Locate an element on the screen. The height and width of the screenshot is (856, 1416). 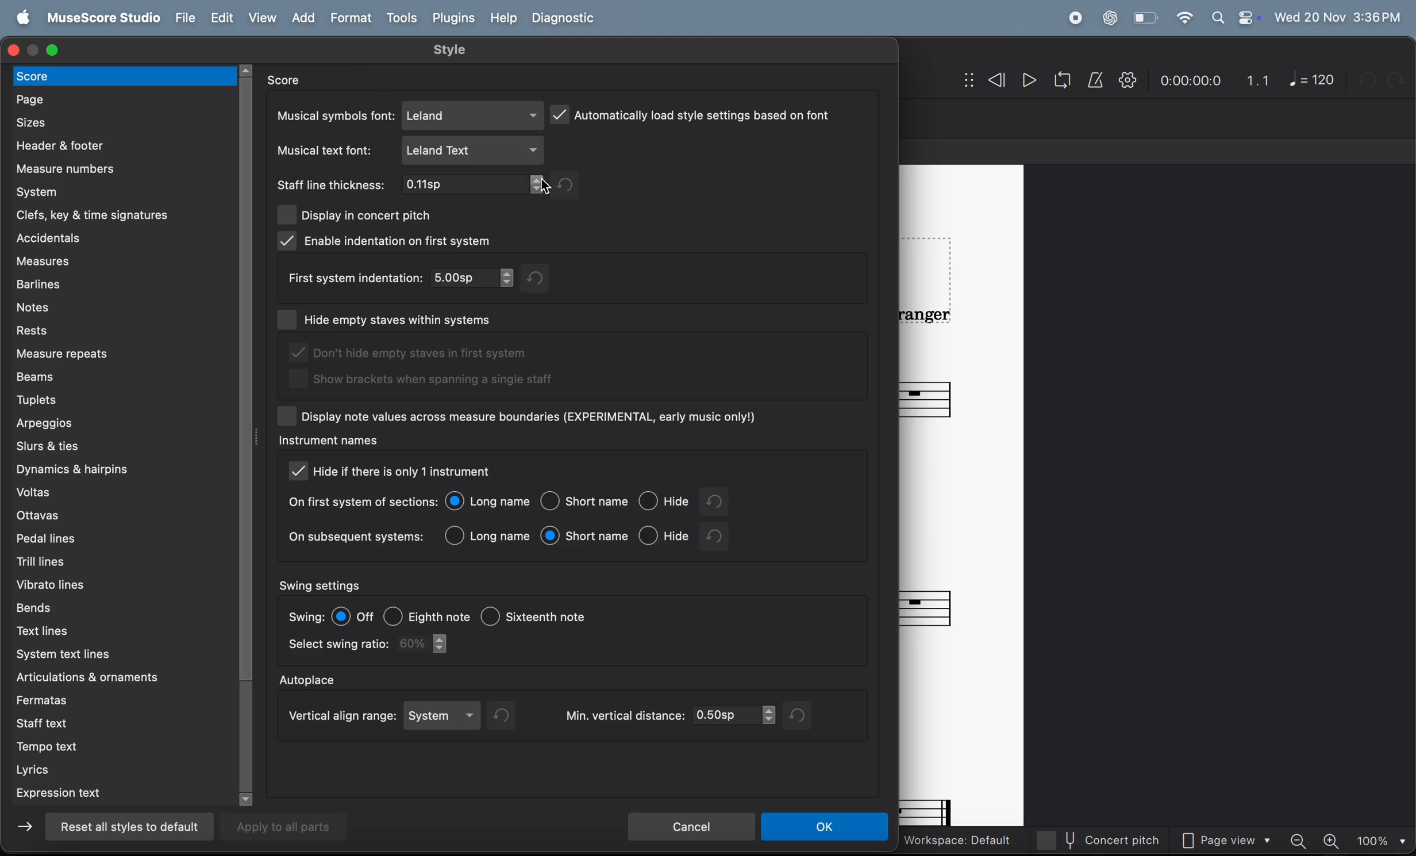
concert pitch is located at coordinates (1106, 840).